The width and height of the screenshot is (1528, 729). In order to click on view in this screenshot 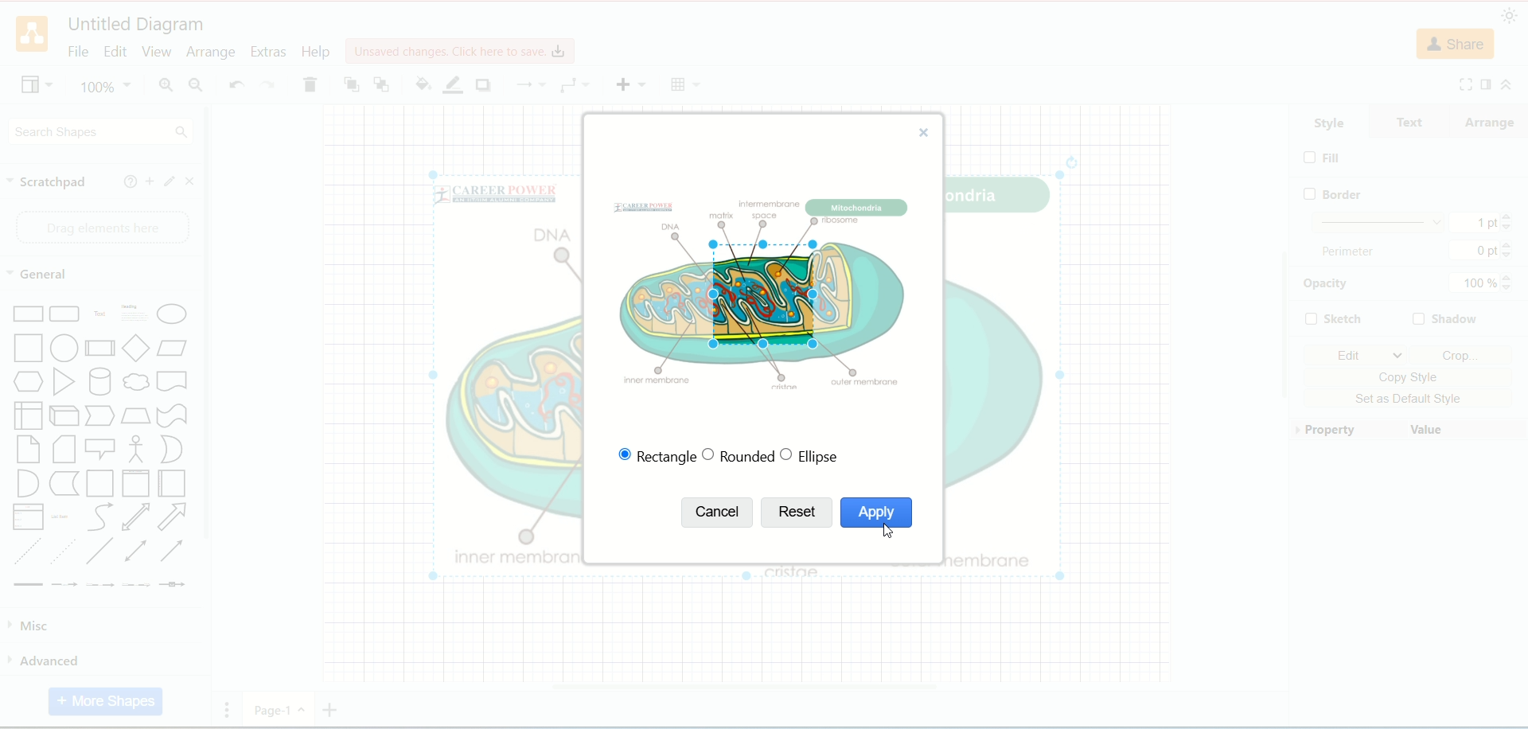, I will do `click(33, 87)`.